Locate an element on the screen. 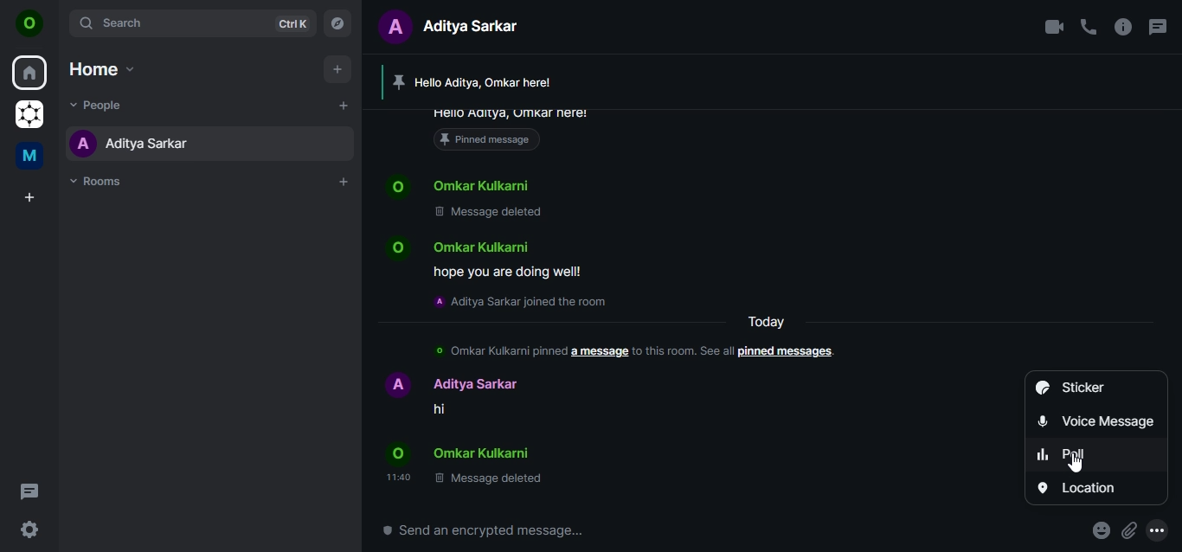 This screenshot has height=552, width=1182. attachments is located at coordinates (1129, 531).